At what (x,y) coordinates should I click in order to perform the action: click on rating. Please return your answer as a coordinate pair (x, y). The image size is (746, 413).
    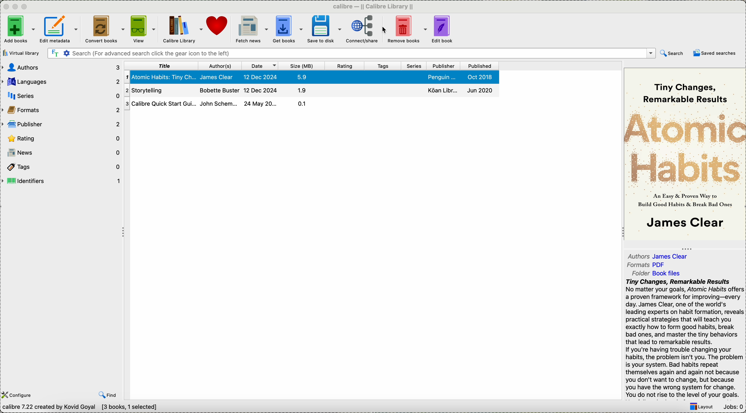
    Looking at the image, I should click on (63, 138).